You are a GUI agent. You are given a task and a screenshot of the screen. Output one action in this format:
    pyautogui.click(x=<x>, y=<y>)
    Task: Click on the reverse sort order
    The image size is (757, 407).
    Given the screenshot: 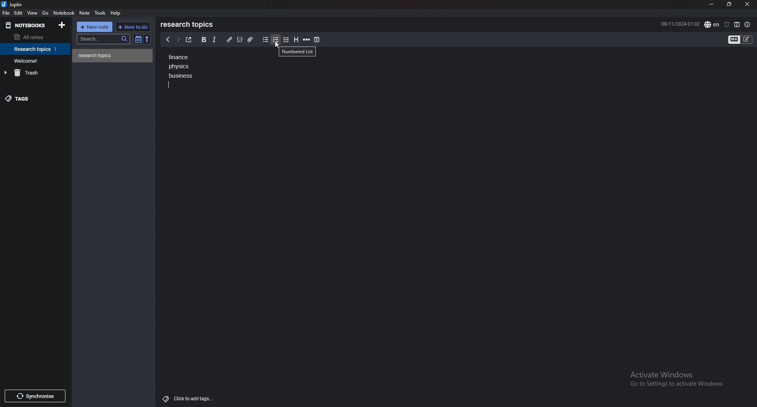 What is the action you would take?
    pyautogui.click(x=147, y=39)
    